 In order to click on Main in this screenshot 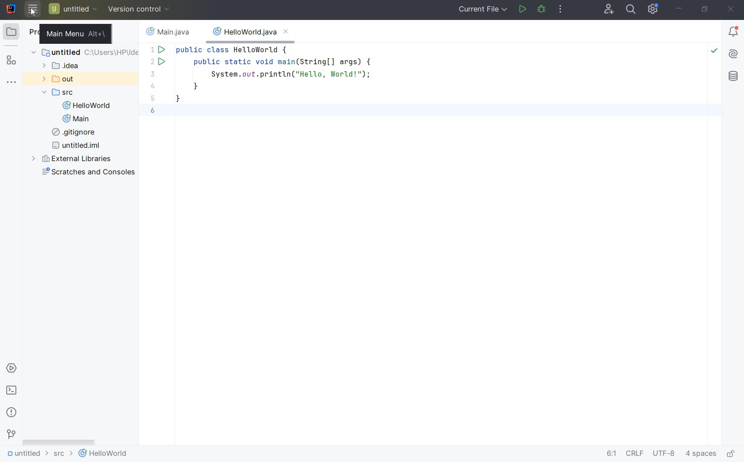, I will do `click(76, 120)`.